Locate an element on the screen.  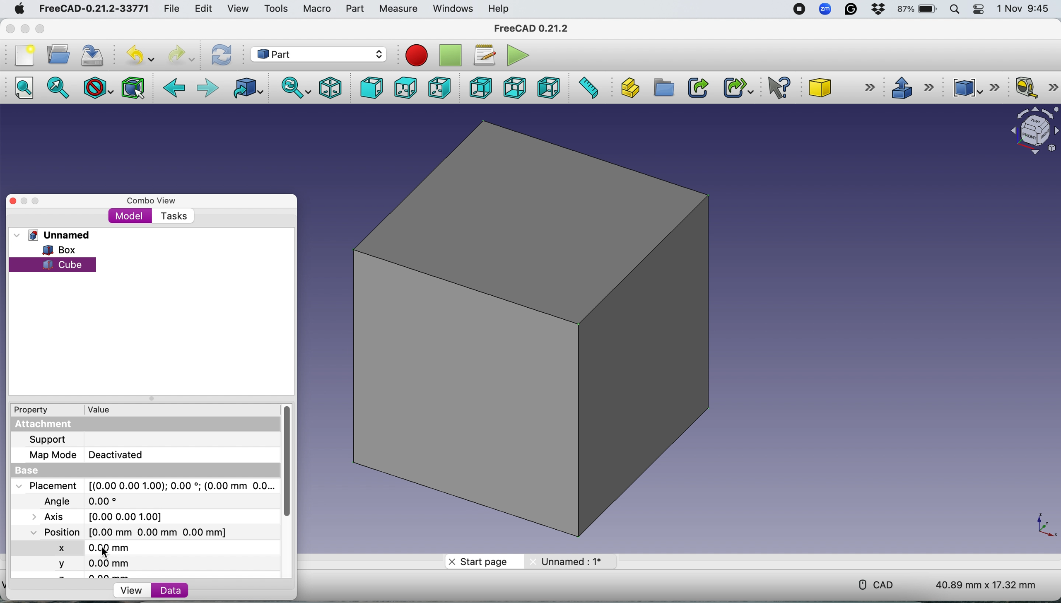
Angle 0.00 is located at coordinates (87, 502).